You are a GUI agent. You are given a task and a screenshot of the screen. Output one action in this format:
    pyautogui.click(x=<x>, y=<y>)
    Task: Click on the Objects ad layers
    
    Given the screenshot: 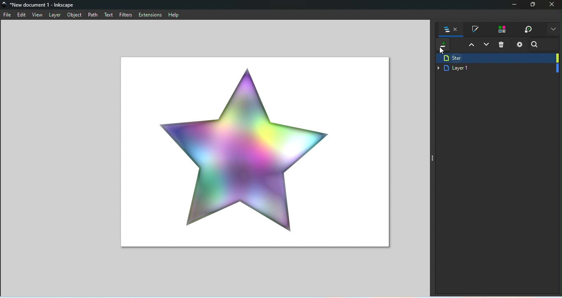 What is the action you would take?
    pyautogui.click(x=452, y=30)
    